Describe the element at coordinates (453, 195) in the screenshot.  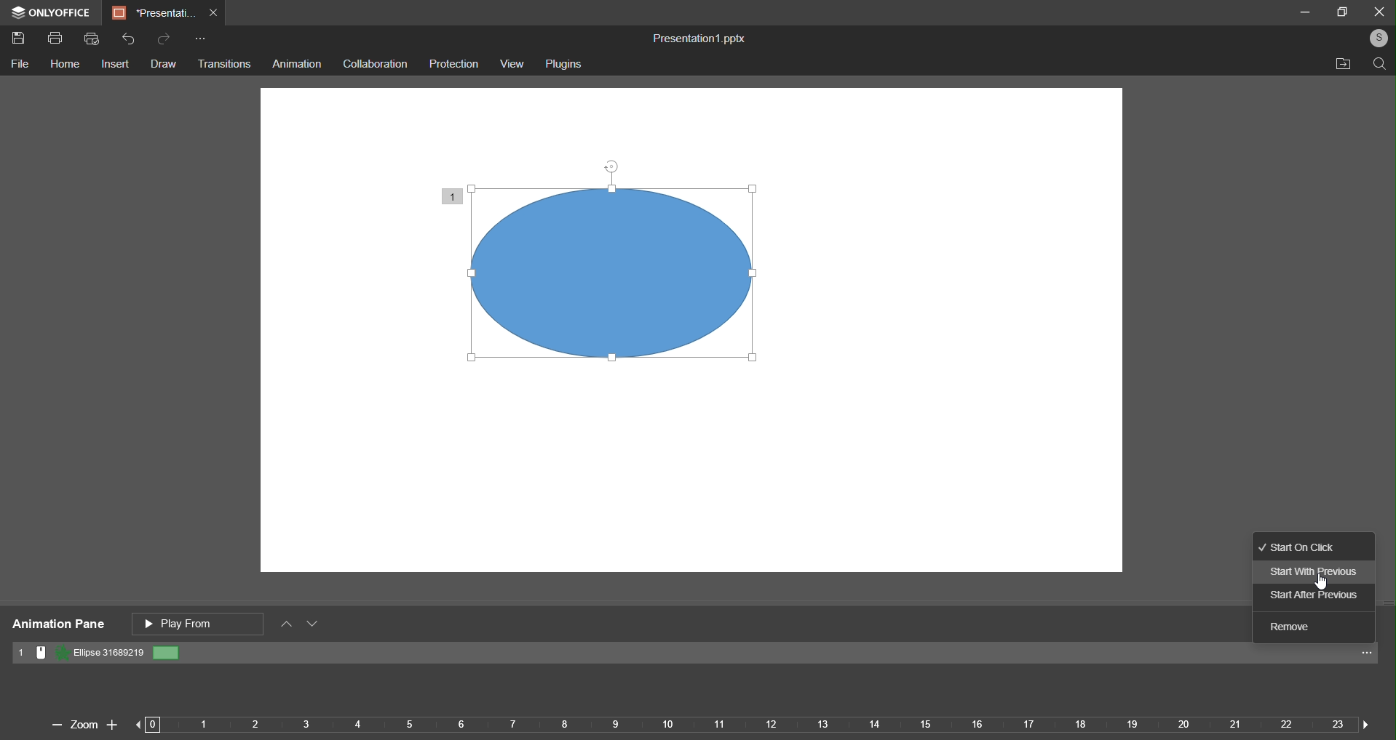
I see `number of animation` at that location.